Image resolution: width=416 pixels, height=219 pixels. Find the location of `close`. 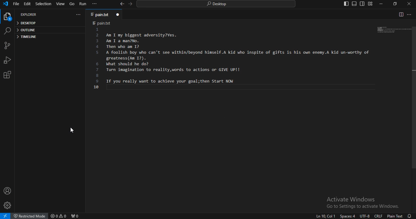

close is located at coordinates (408, 4).